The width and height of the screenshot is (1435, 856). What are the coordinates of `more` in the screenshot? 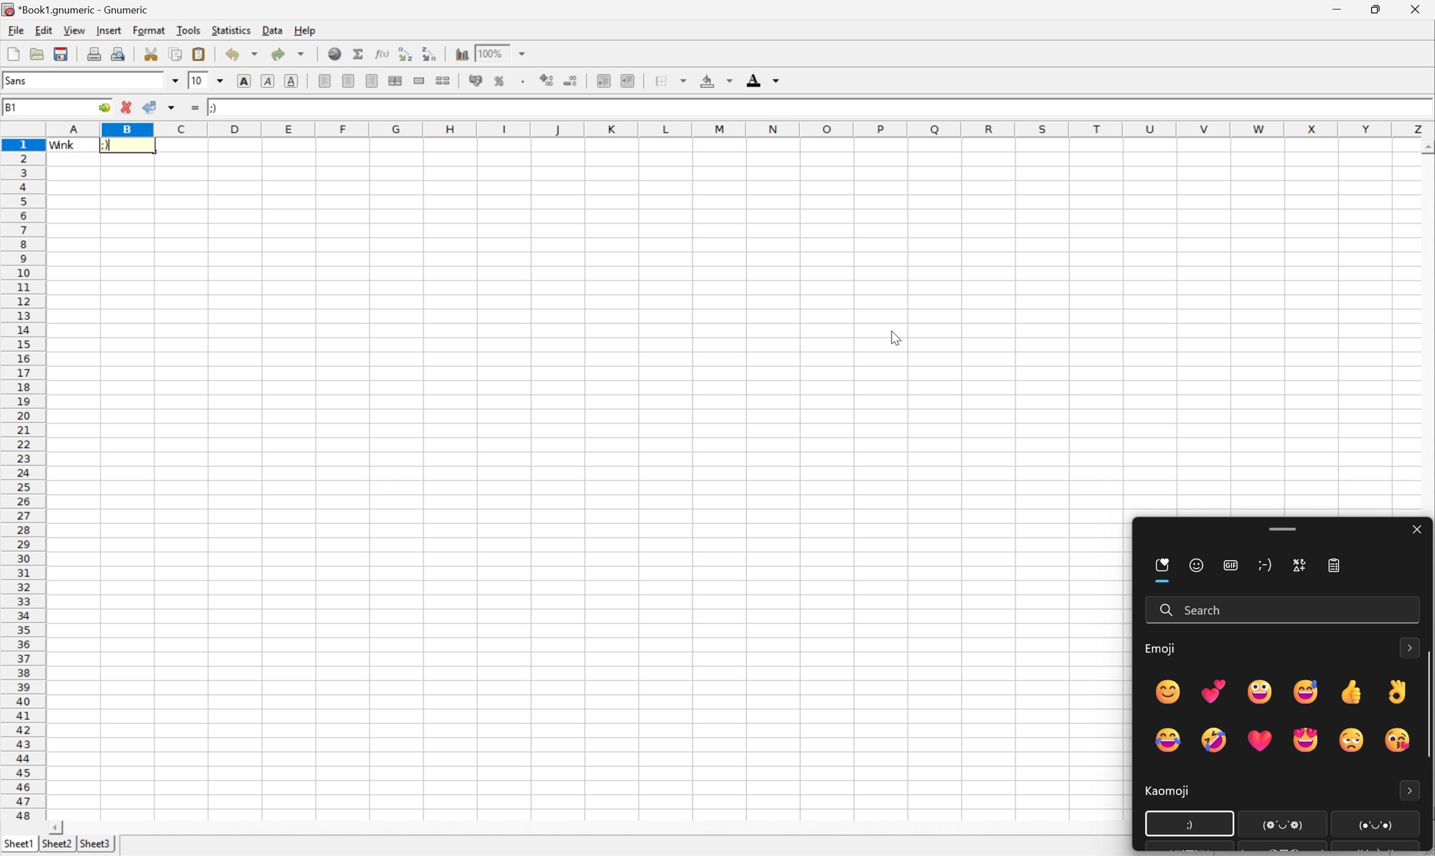 It's located at (1410, 646).